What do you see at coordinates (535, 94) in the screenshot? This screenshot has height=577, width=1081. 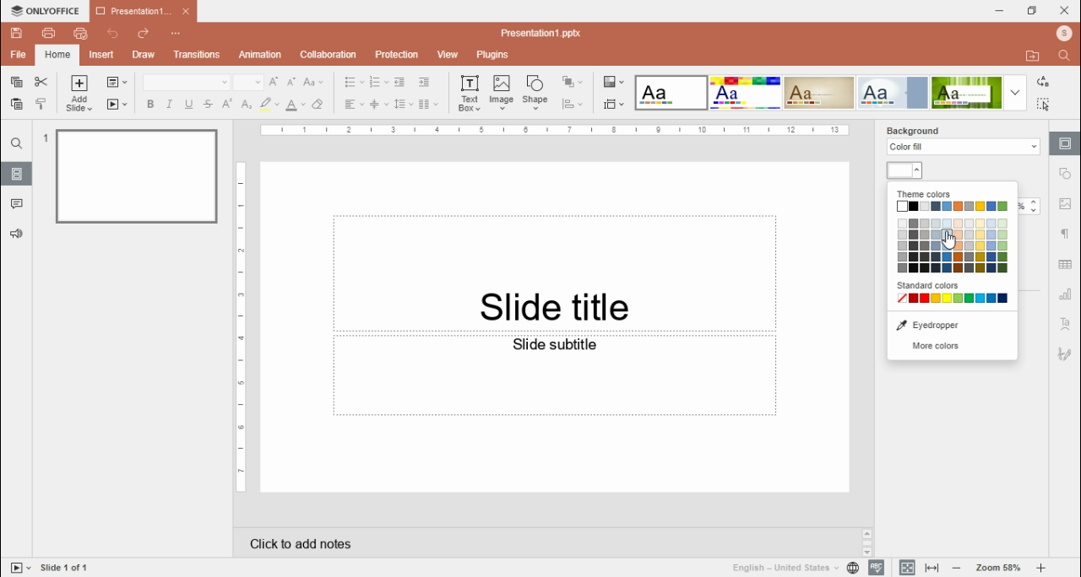 I see `shape` at bounding box center [535, 94].